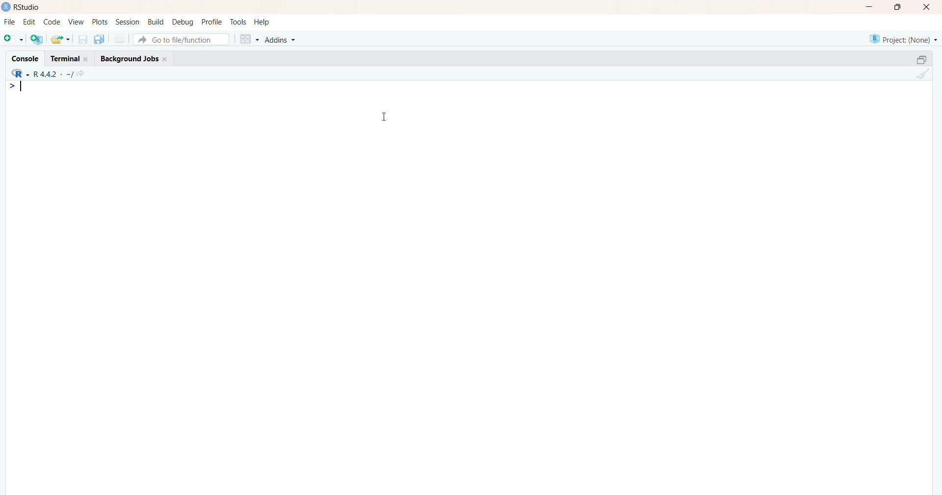 This screenshot has height=495, width=942. What do you see at coordinates (13, 40) in the screenshot?
I see `new file` at bounding box center [13, 40].